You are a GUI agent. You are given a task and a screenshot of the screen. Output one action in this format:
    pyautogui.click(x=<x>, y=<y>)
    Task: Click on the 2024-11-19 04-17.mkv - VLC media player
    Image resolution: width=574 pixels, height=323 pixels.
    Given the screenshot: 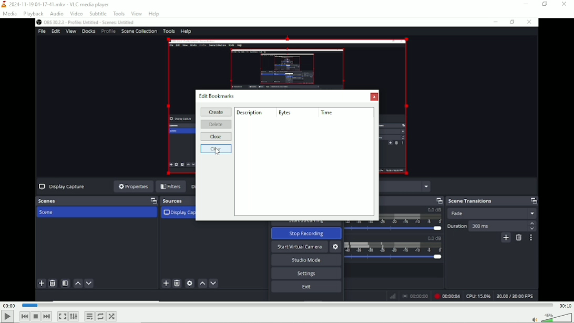 What is the action you would take?
    pyautogui.click(x=57, y=4)
    